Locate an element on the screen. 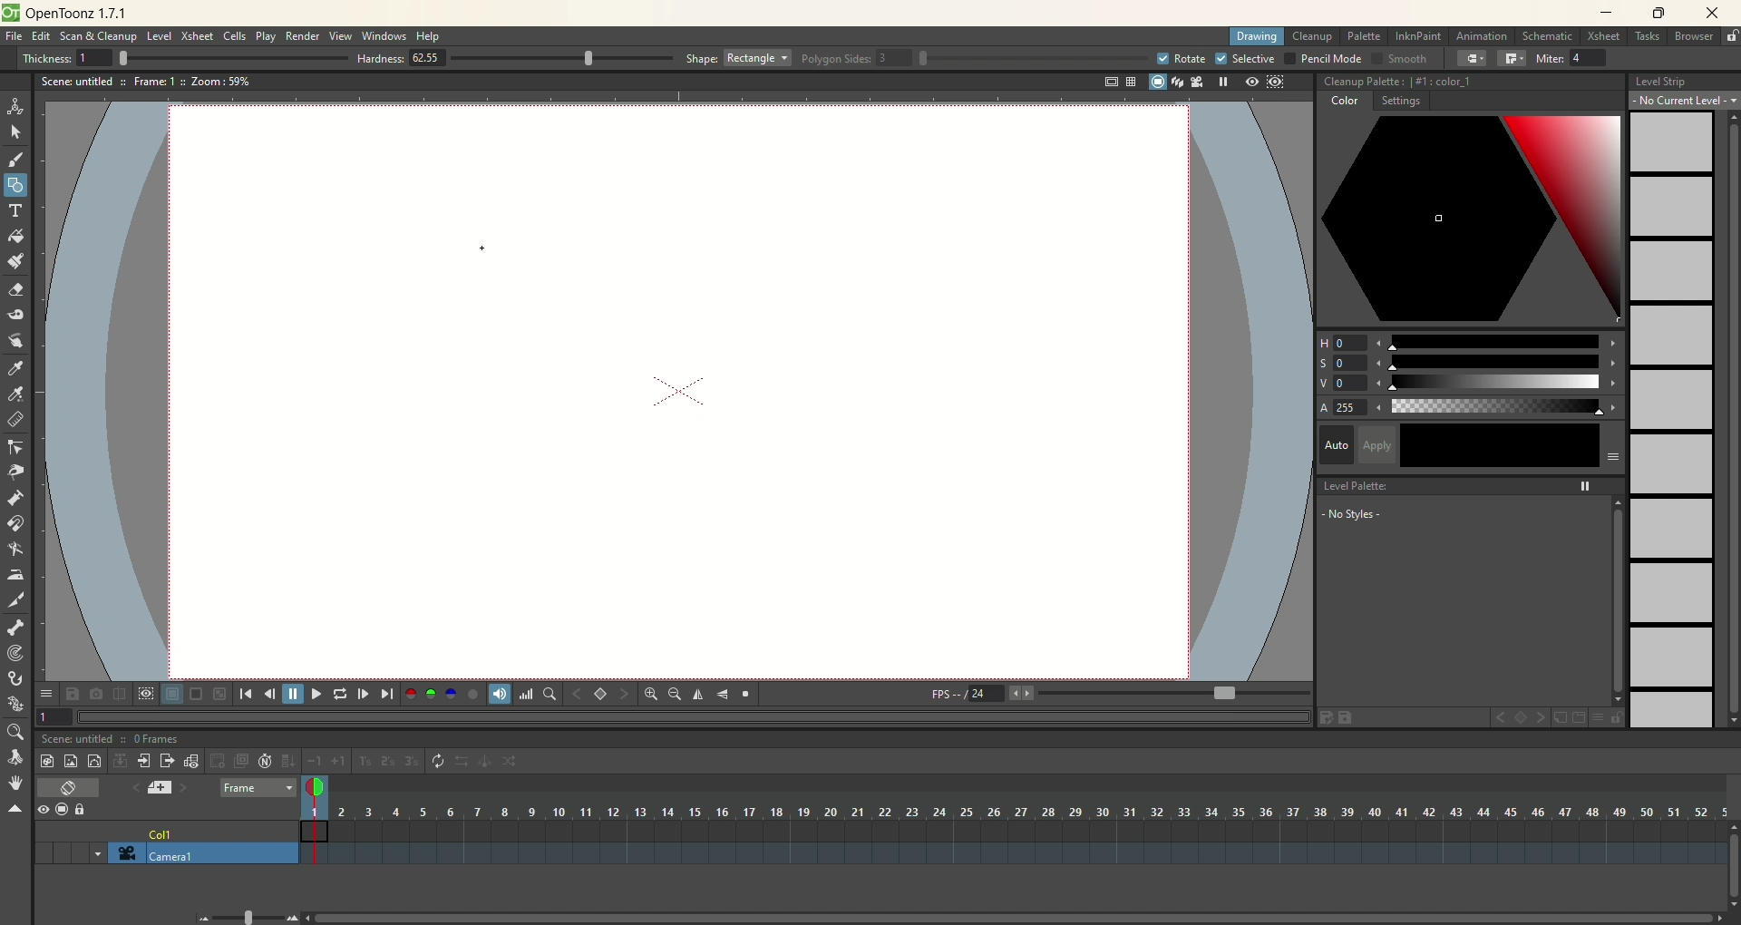 This screenshot has height=925, width=1741. lock palette is located at coordinates (1606, 717).